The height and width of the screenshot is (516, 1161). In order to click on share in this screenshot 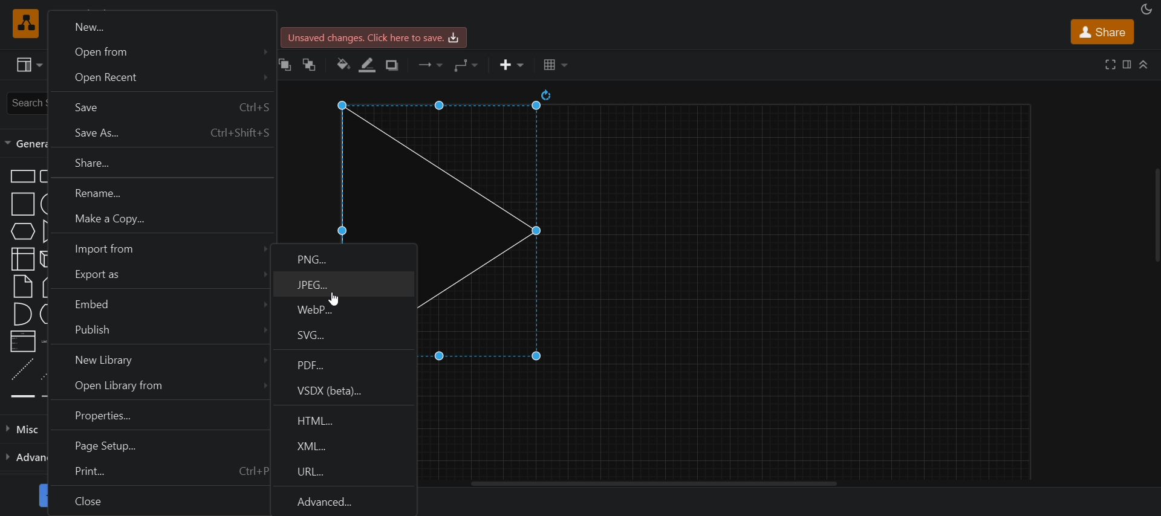, I will do `click(1101, 31)`.